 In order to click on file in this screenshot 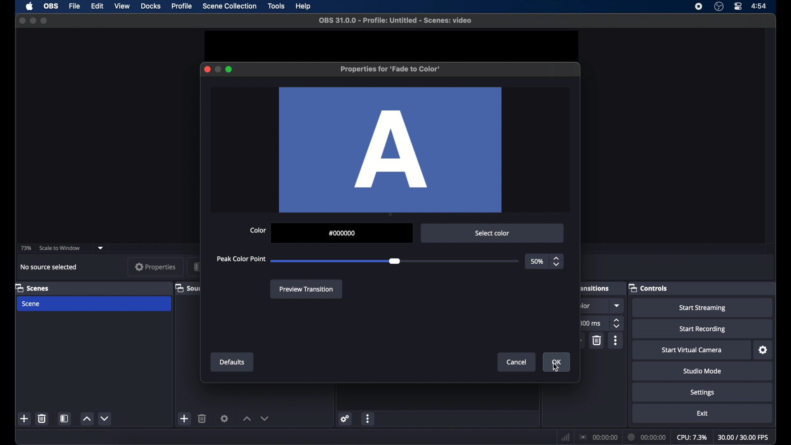, I will do `click(76, 6)`.